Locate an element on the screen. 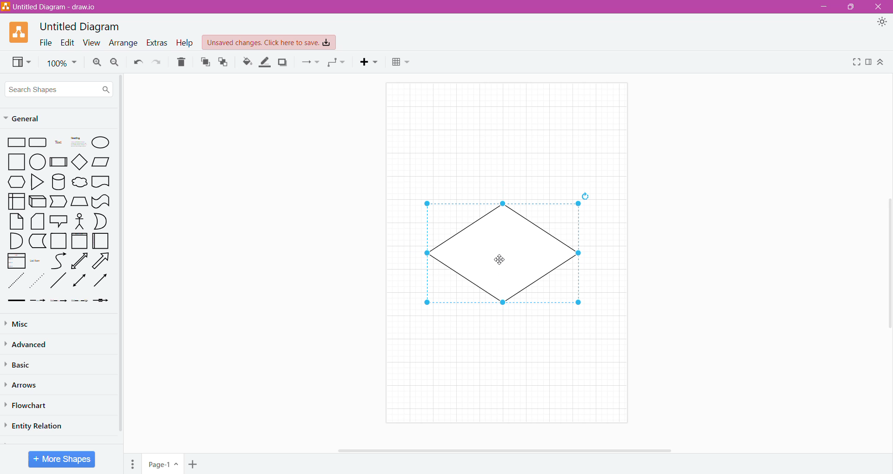  Document is located at coordinates (101, 183).